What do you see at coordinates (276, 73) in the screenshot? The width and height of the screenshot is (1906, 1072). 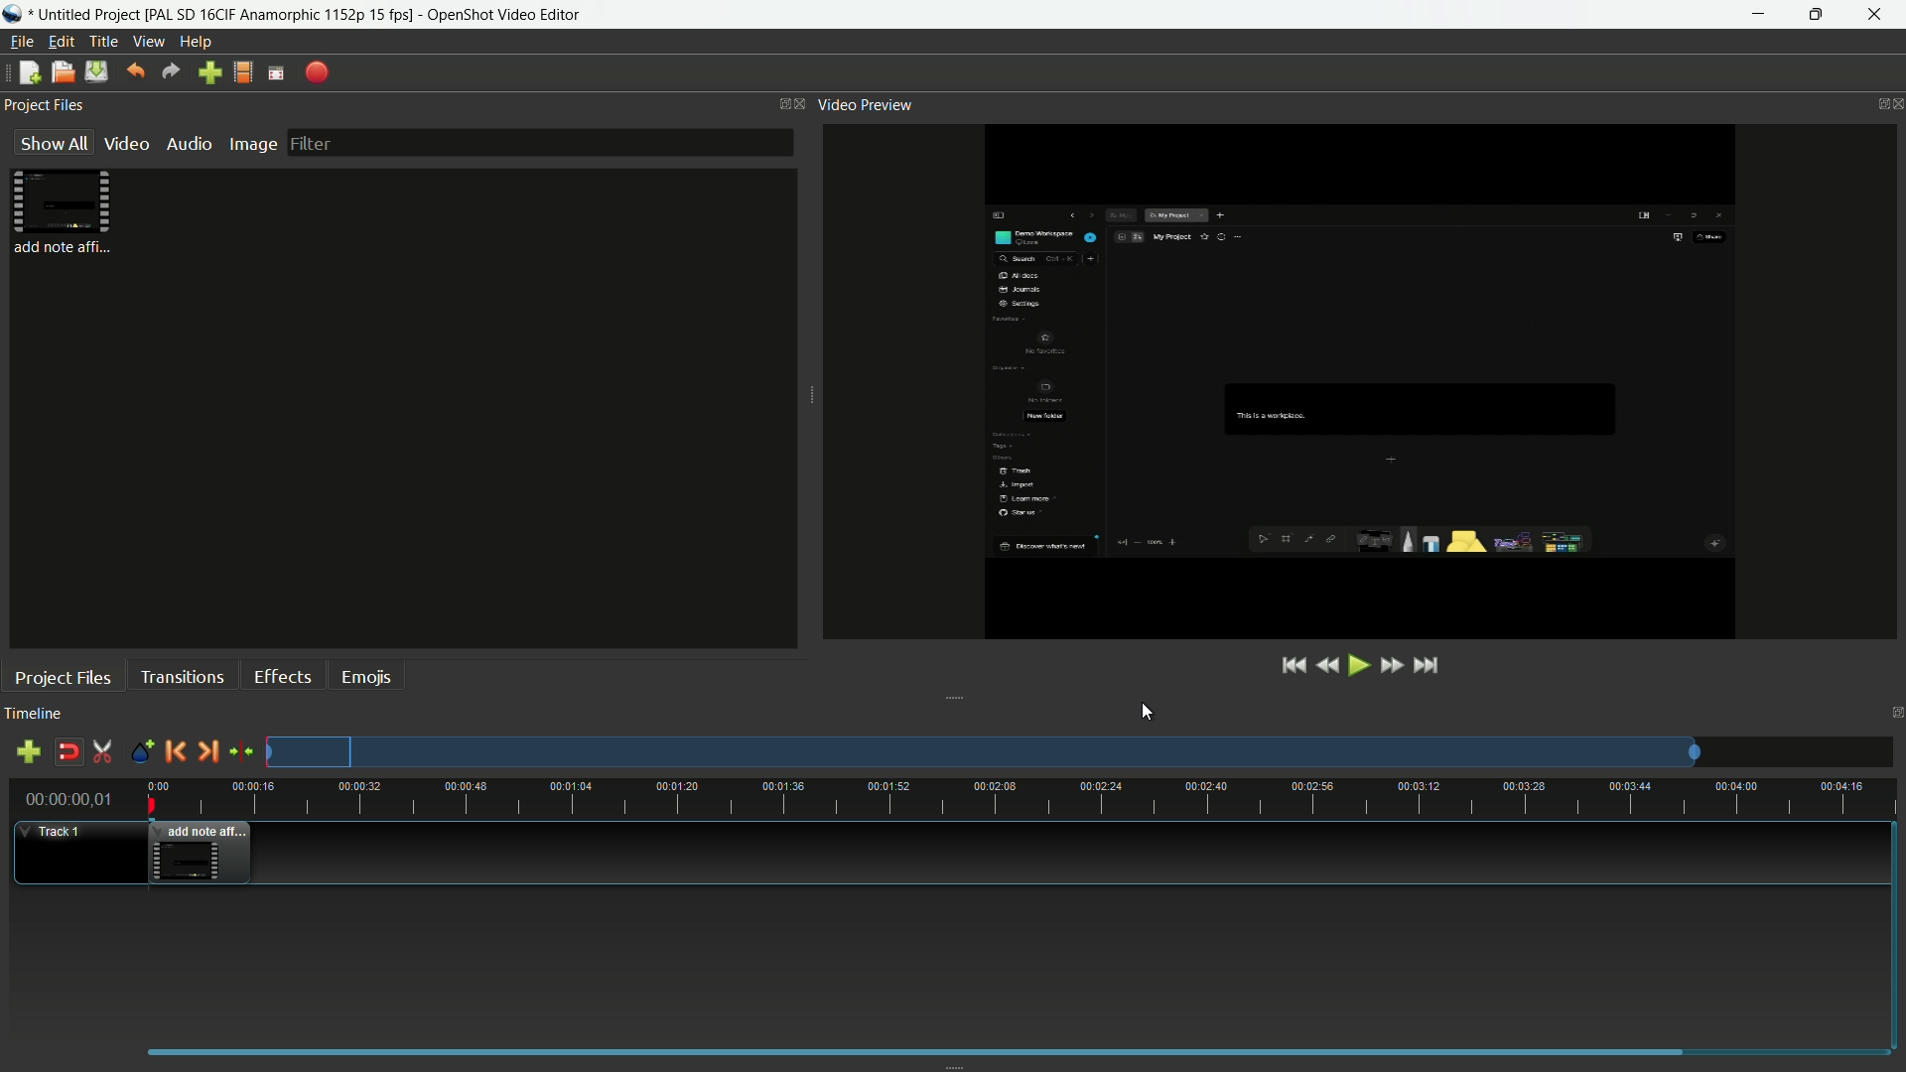 I see `full screen` at bounding box center [276, 73].